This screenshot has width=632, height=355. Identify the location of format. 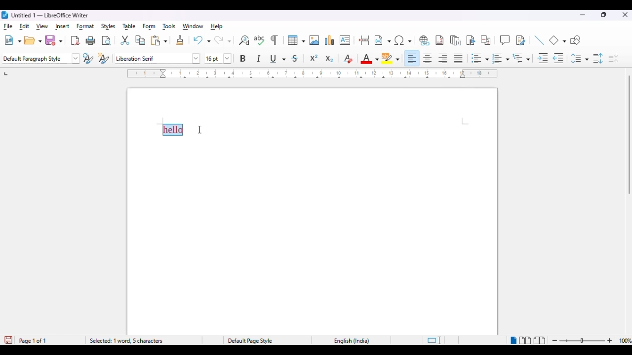
(85, 27).